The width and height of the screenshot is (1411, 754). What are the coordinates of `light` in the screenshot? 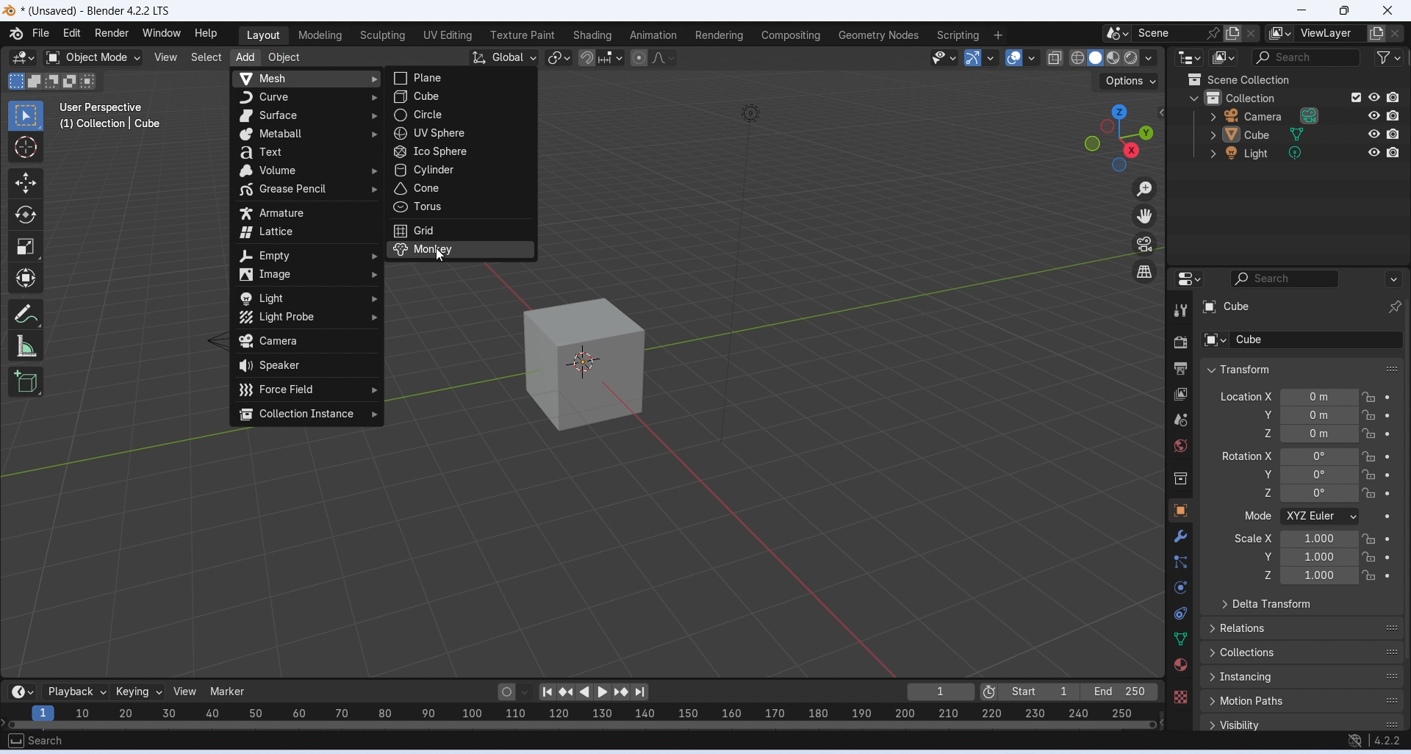 It's located at (306, 298).